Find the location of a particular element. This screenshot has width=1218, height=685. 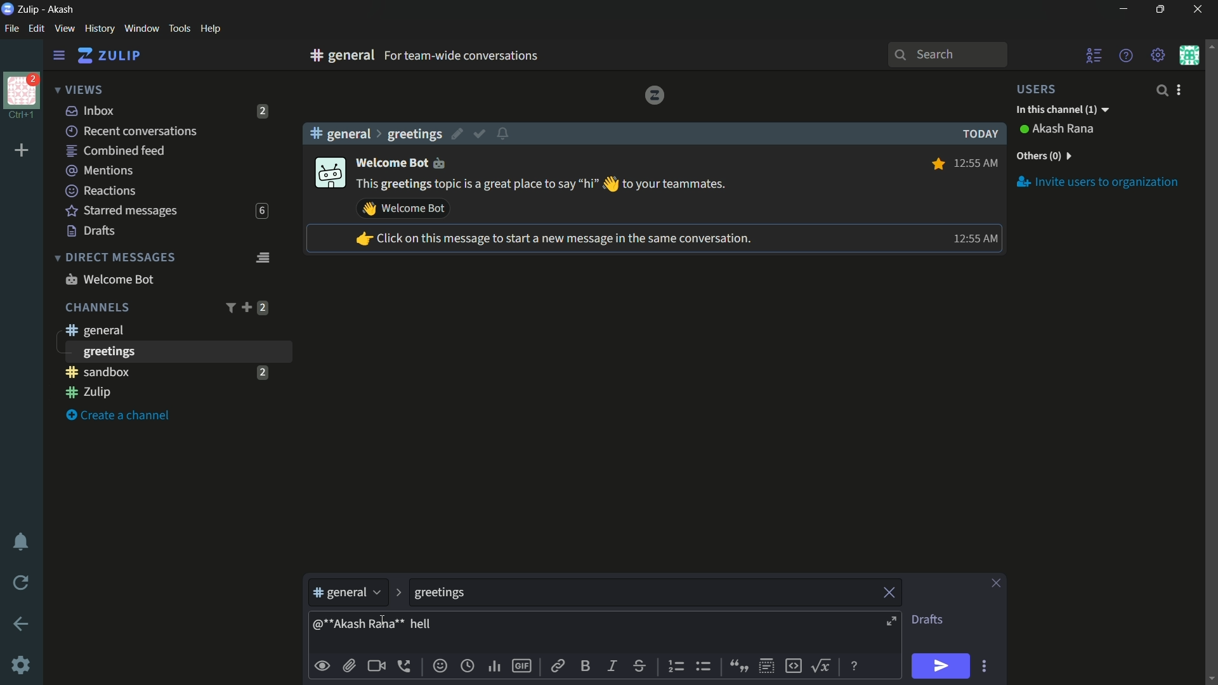

general channel is located at coordinates (93, 330).